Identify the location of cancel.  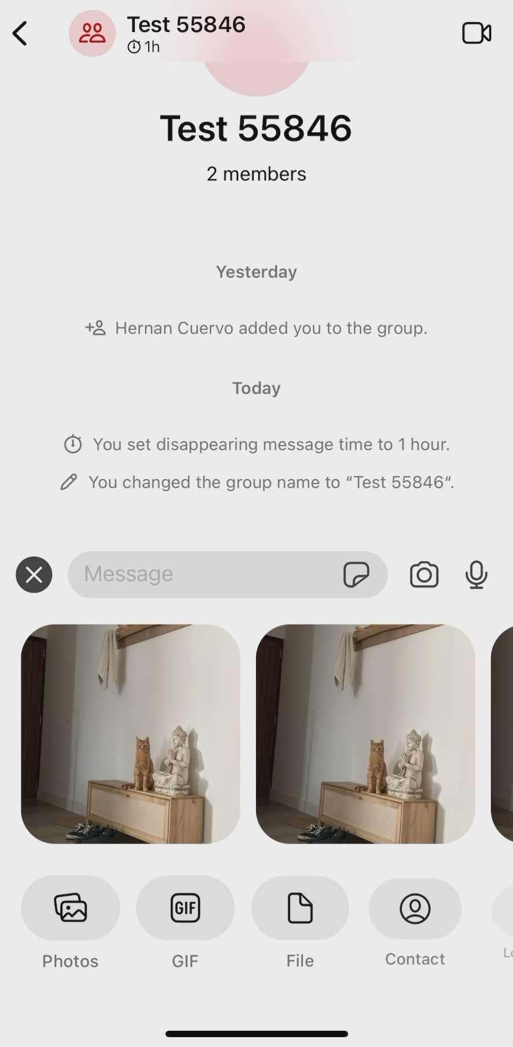
(35, 580).